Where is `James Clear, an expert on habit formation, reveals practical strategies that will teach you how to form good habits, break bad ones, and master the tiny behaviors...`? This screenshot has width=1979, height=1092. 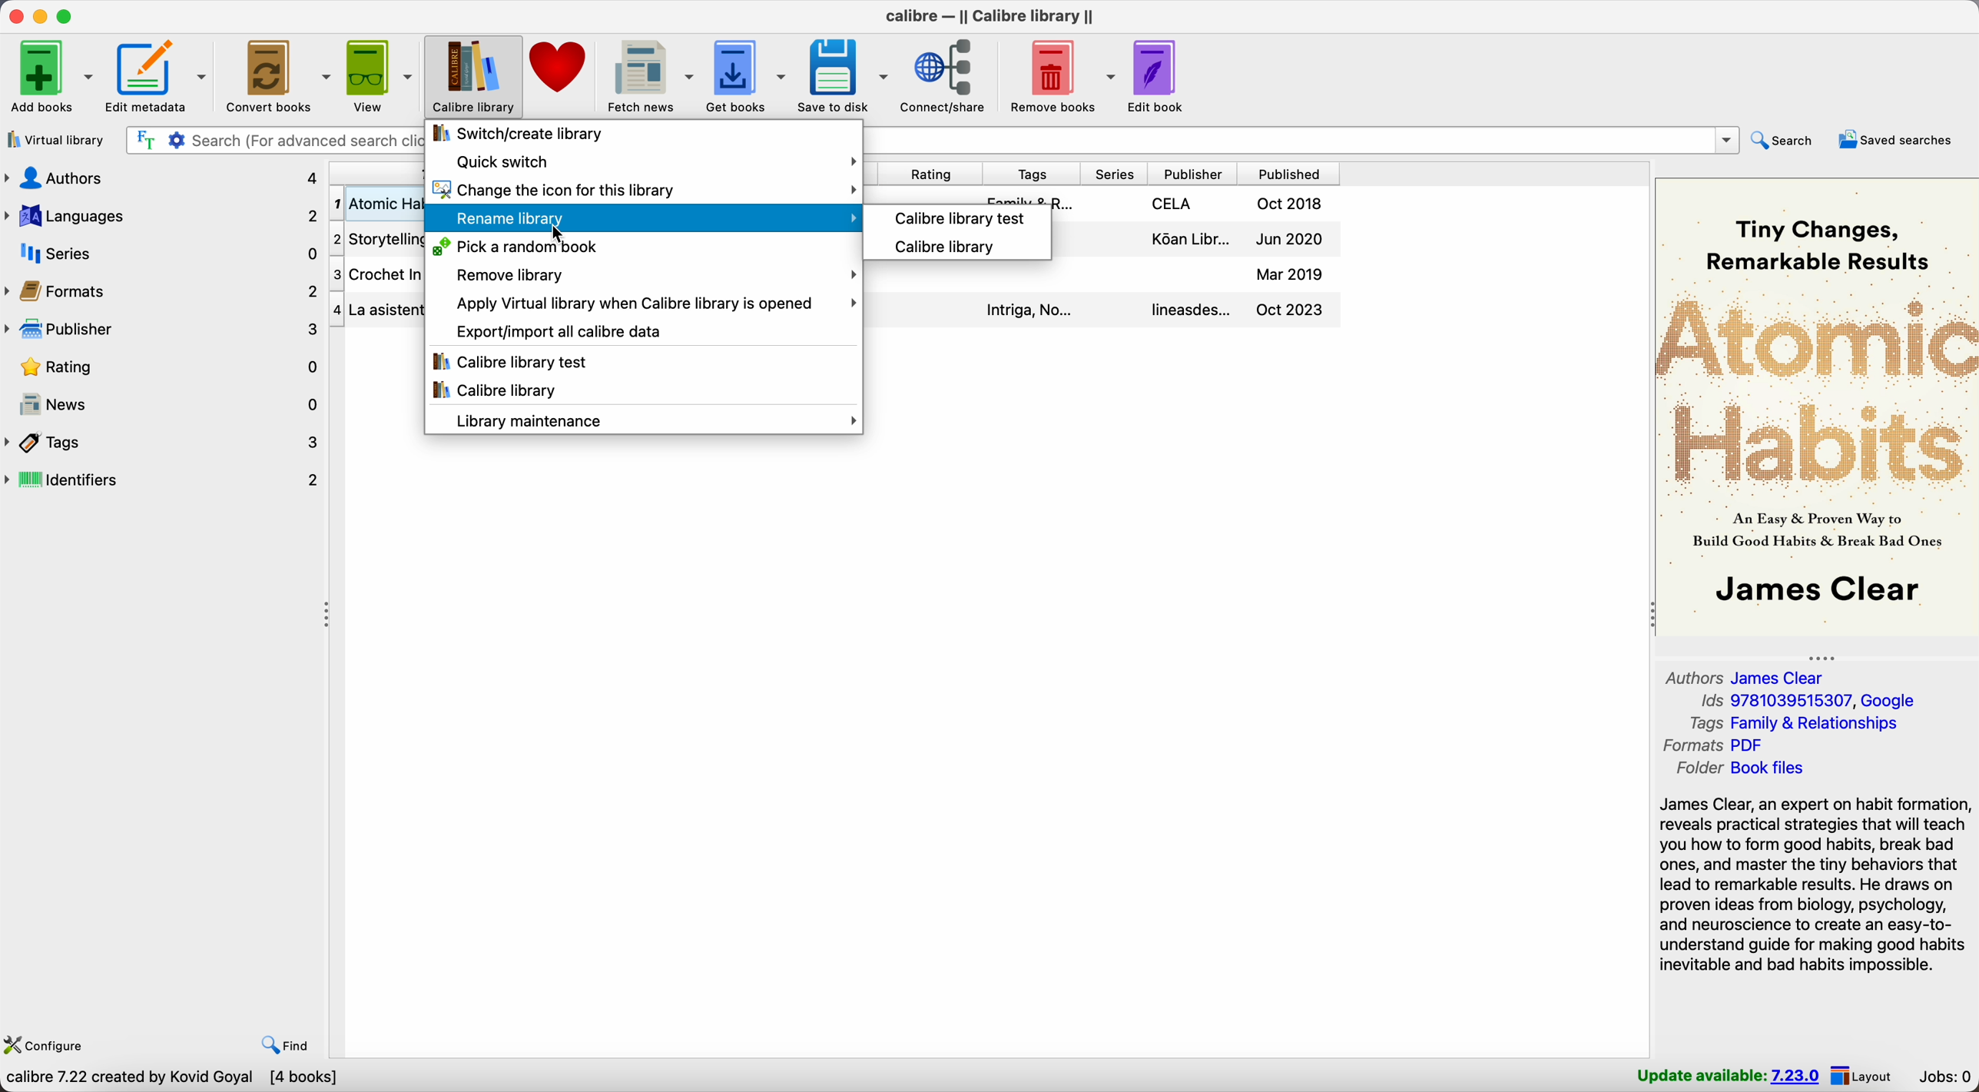
James Clear, an expert on habit formation, reveals practical strategies that will teach you how to form good habits, break bad ones, and master the tiny behaviors... is located at coordinates (1817, 885).